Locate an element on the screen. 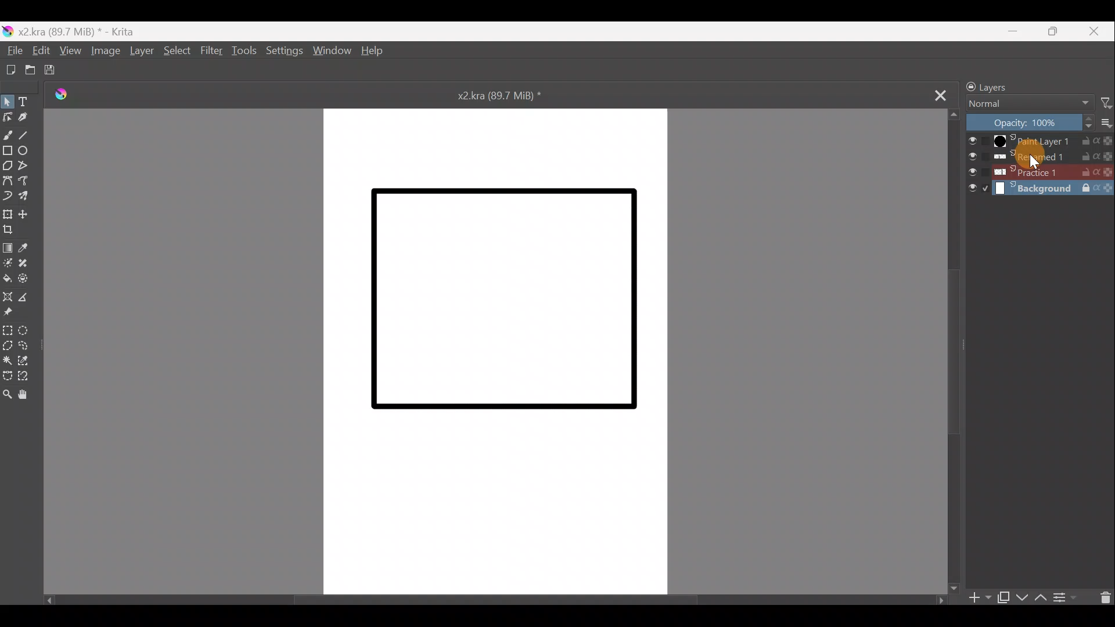  Polygon tool is located at coordinates (7, 167).